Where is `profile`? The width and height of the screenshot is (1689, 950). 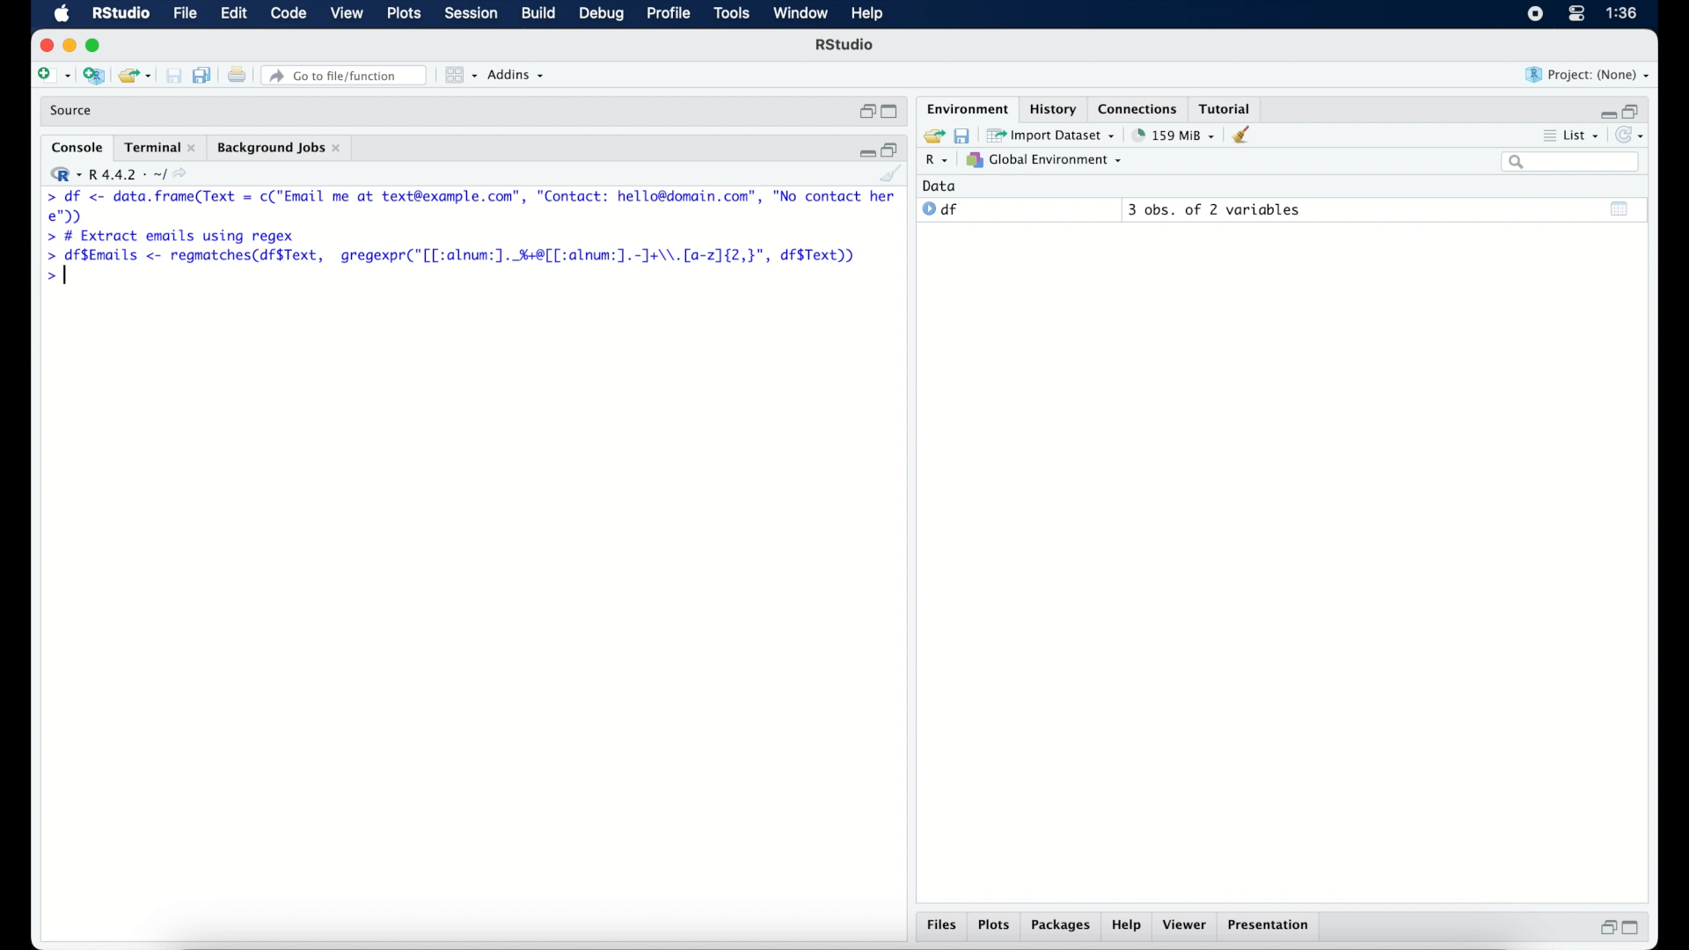
profile is located at coordinates (669, 14).